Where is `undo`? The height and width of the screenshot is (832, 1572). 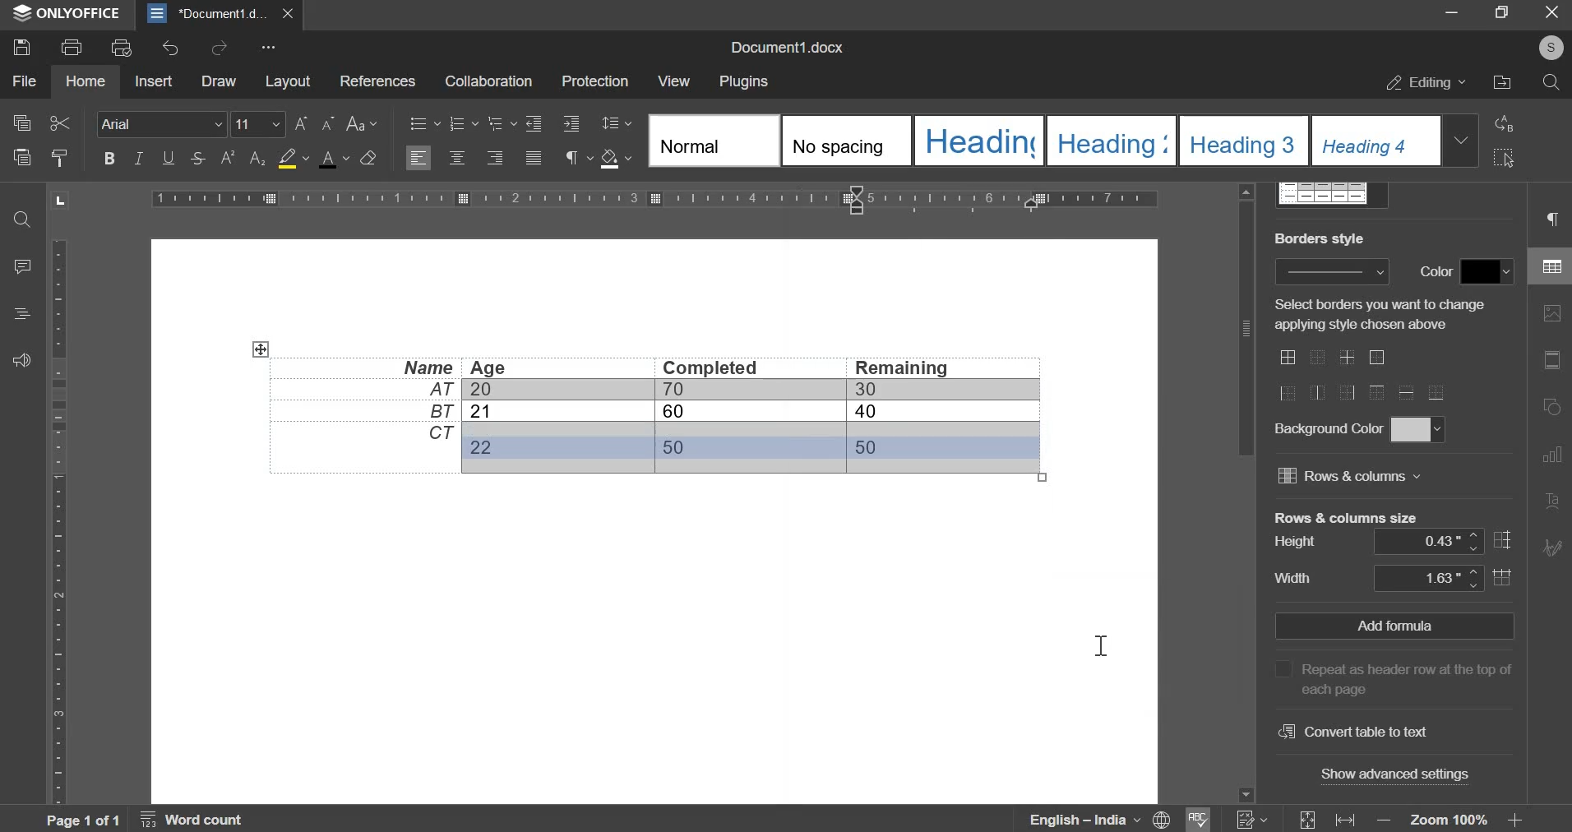 undo is located at coordinates (168, 48).